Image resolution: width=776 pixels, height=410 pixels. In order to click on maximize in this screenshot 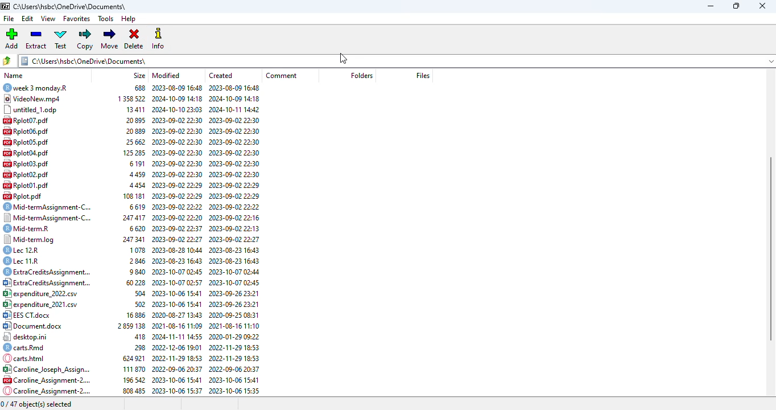, I will do `click(737, 6)`.